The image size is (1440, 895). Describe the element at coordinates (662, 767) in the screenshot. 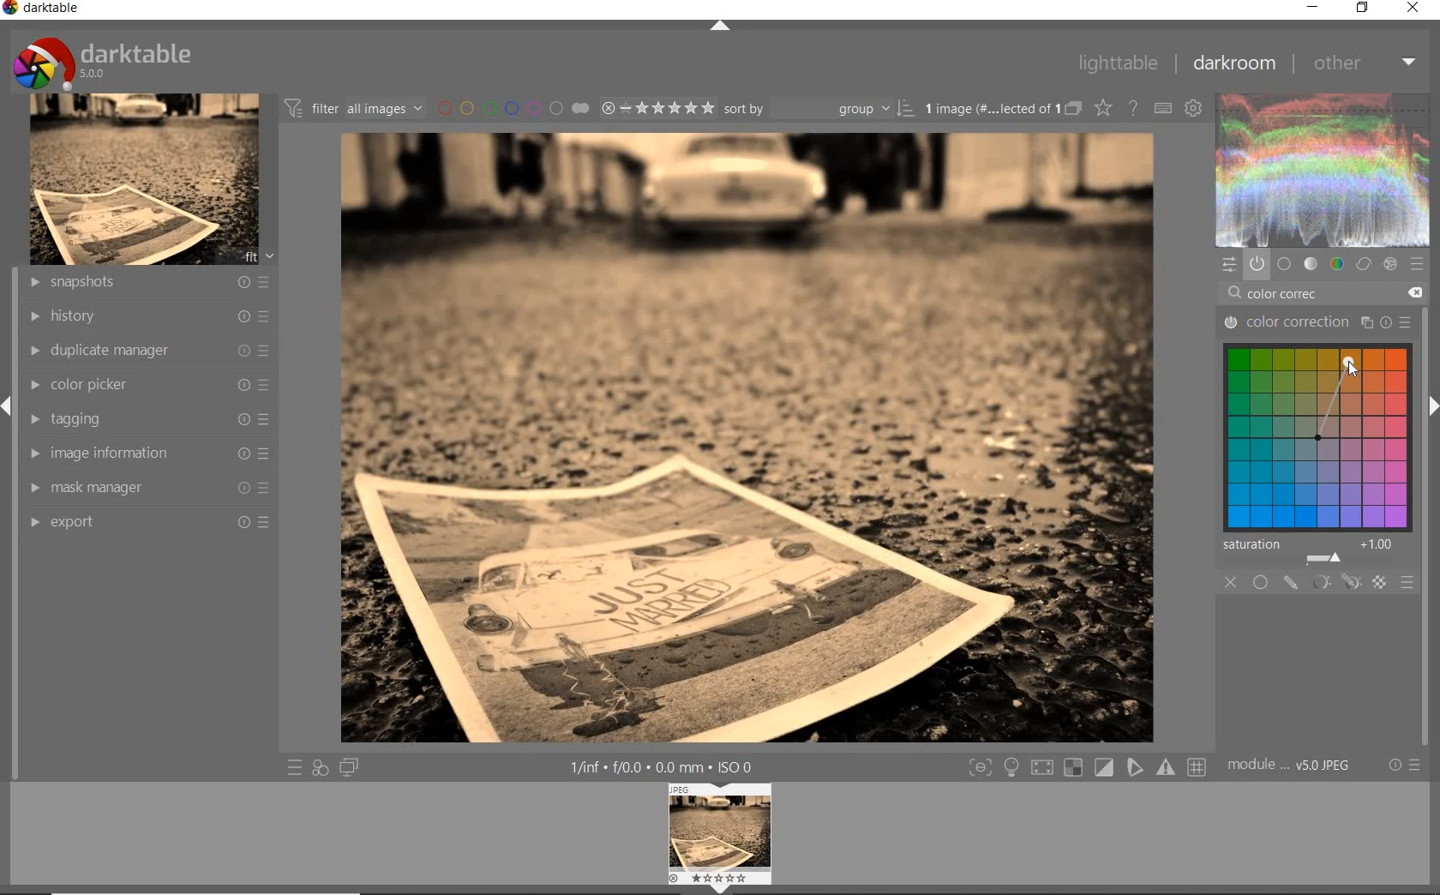

I see `other interface detail` at that location.